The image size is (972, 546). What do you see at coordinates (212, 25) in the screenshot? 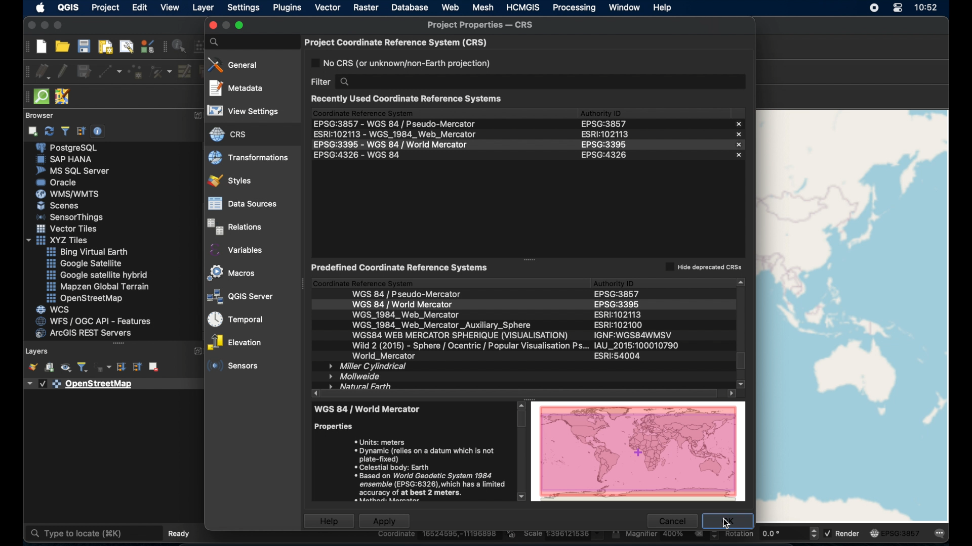
I see `close` at bounding box center [212, 25].